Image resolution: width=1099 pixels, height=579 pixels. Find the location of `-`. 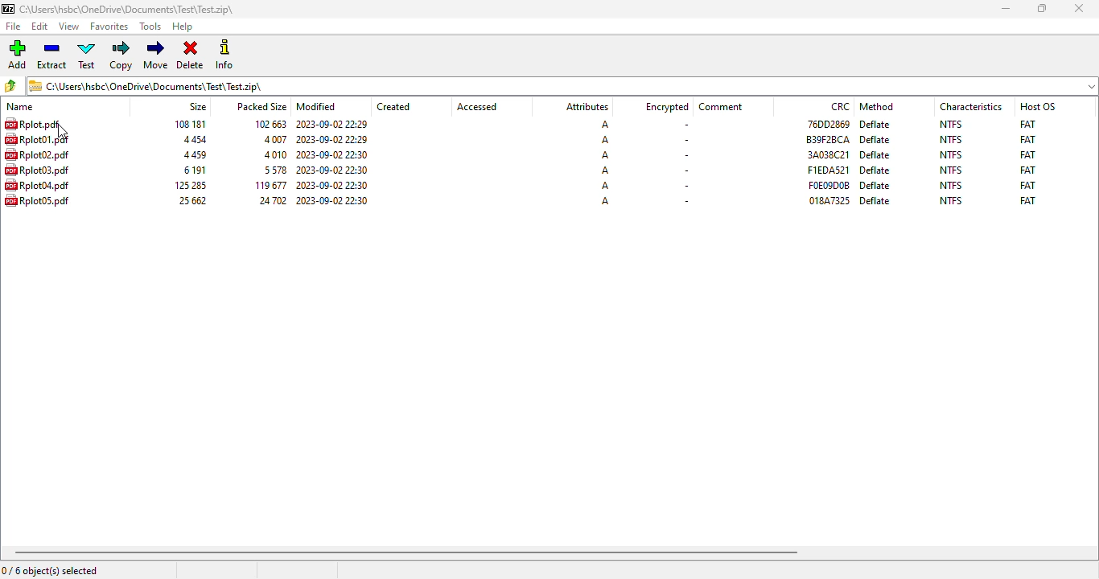

- is located at coordinates (684, 154).